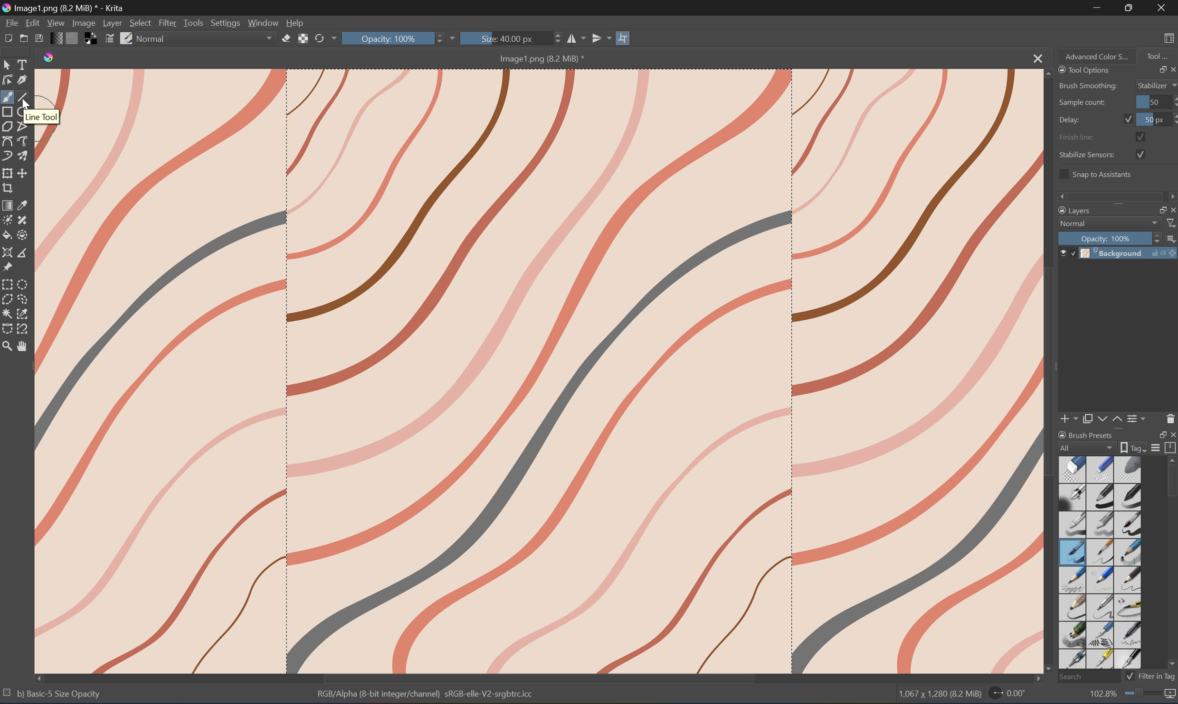  Describe the element at coordinates (1088, 418) in the screenshot. I see `Duplicate layer or mask ` at that location.